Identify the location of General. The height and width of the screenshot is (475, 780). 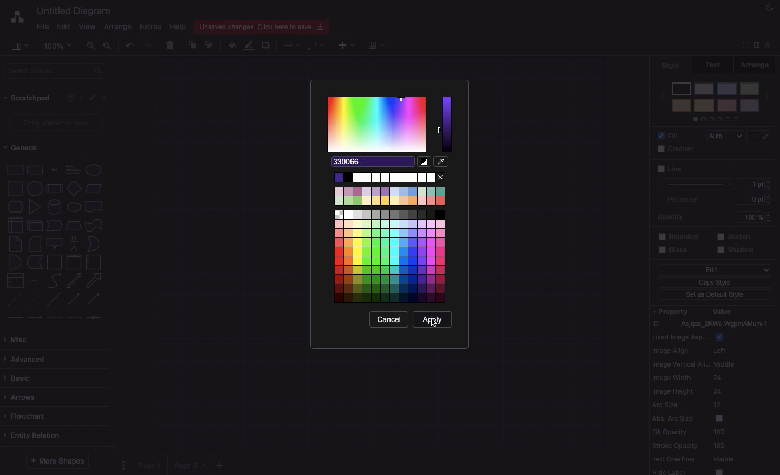
(22, 149).